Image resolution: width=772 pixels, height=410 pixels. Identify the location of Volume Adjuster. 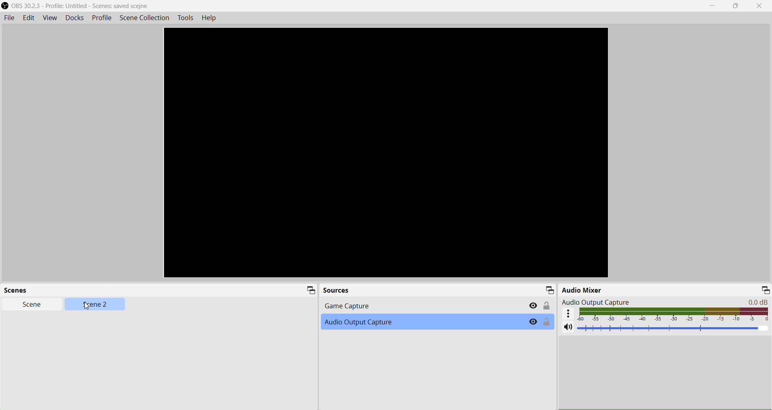
(674, 328).